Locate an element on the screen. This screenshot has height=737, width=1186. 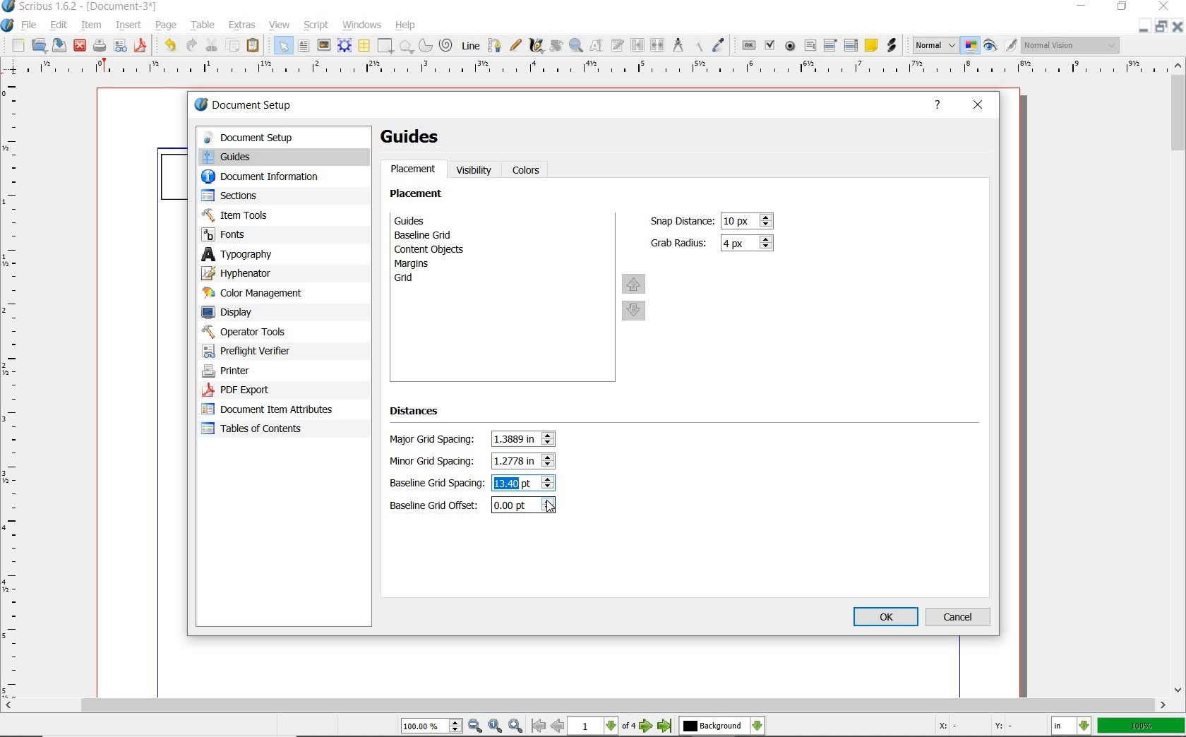
minimize is located at coordinates (1083, 6).